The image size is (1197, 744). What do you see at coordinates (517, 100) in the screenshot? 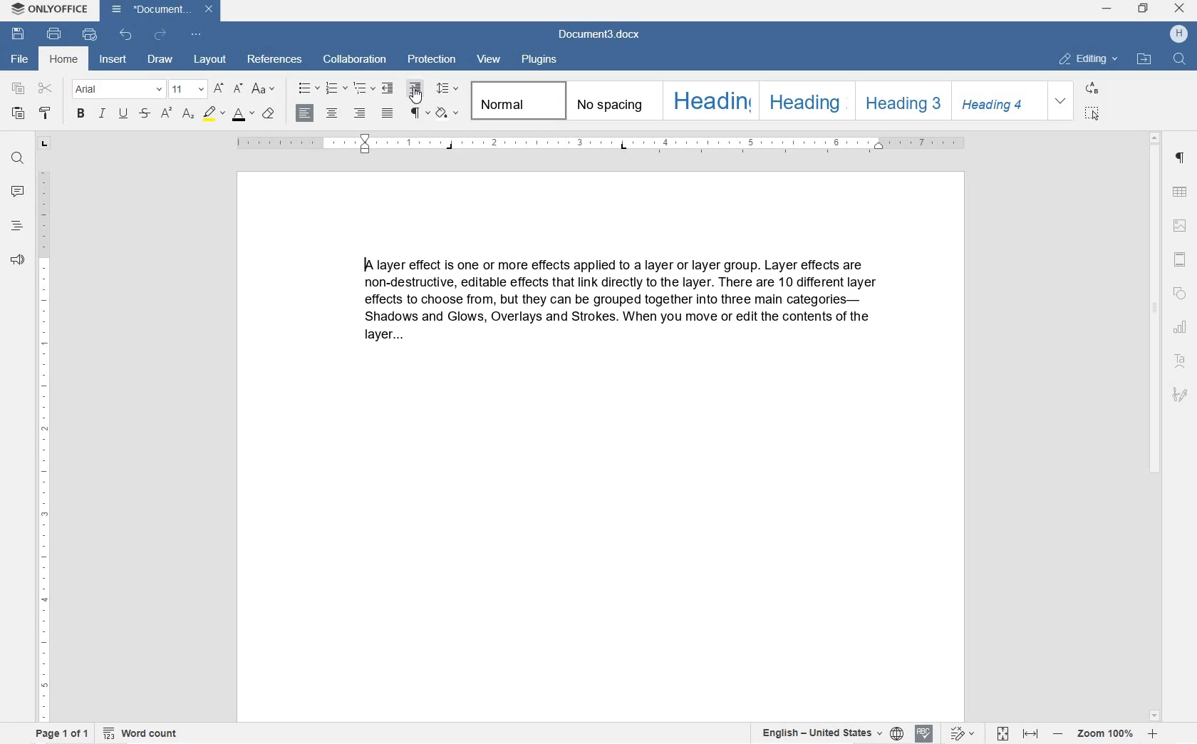
I see `NORMAL` at bounding box center [517, 100].